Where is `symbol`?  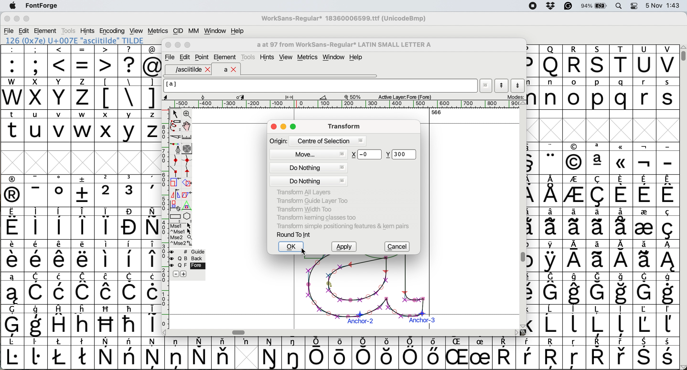
symbol is located at coordinates (667, 321).